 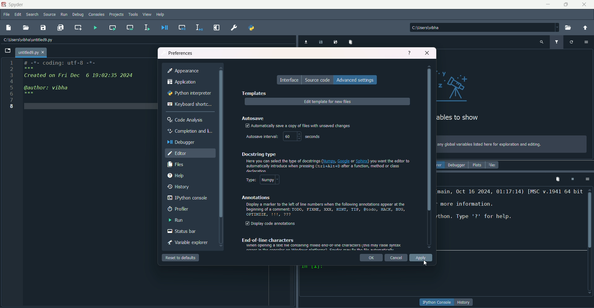 I want to click on edit templates, so click(x=328, y=102).